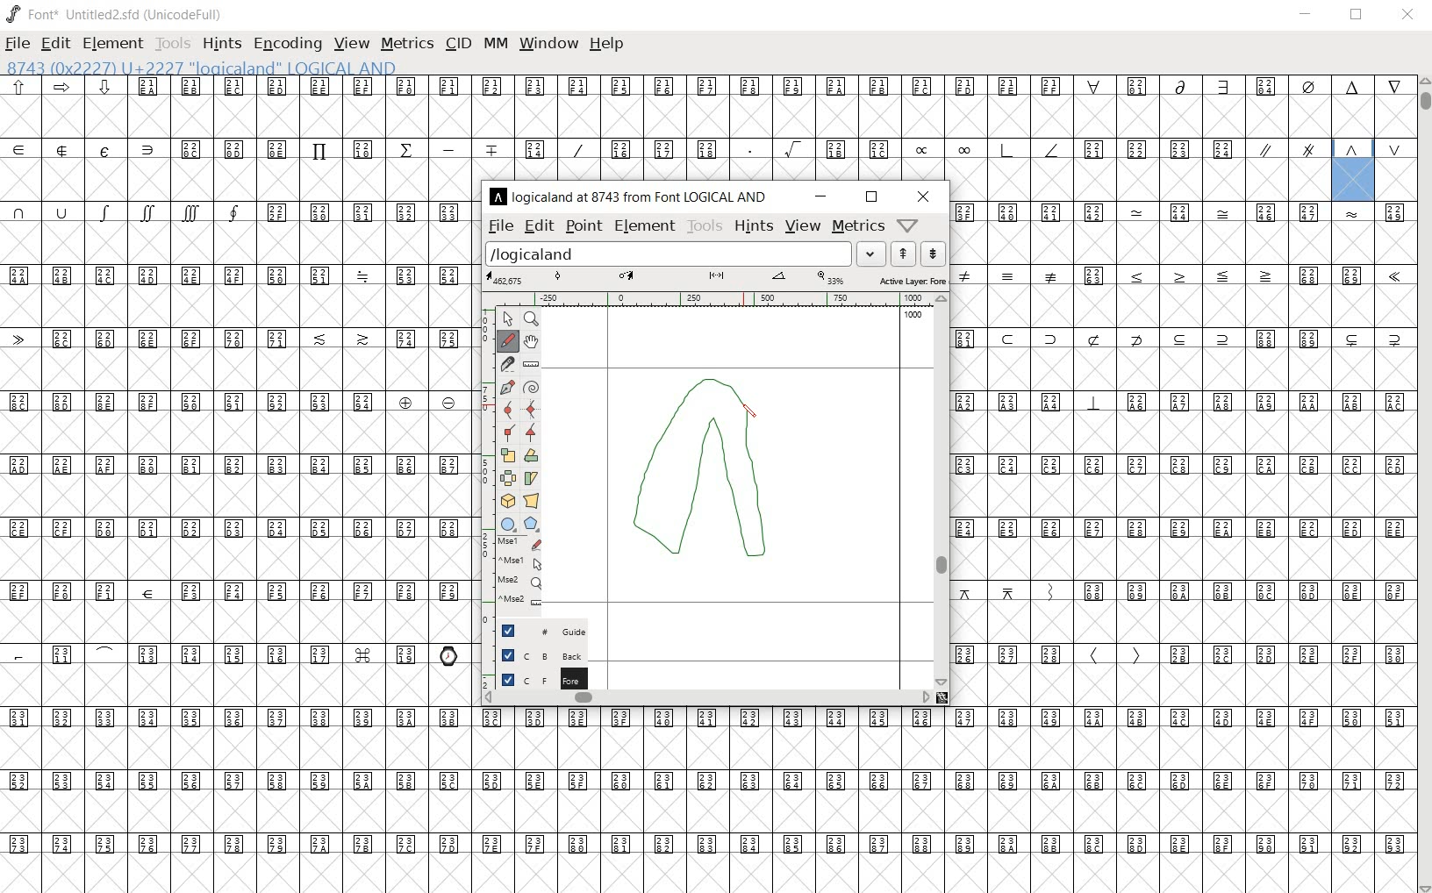 The height and width of the screenshot is (893, 1432). I want to click on draw a freehand curve, so click(506, 342).